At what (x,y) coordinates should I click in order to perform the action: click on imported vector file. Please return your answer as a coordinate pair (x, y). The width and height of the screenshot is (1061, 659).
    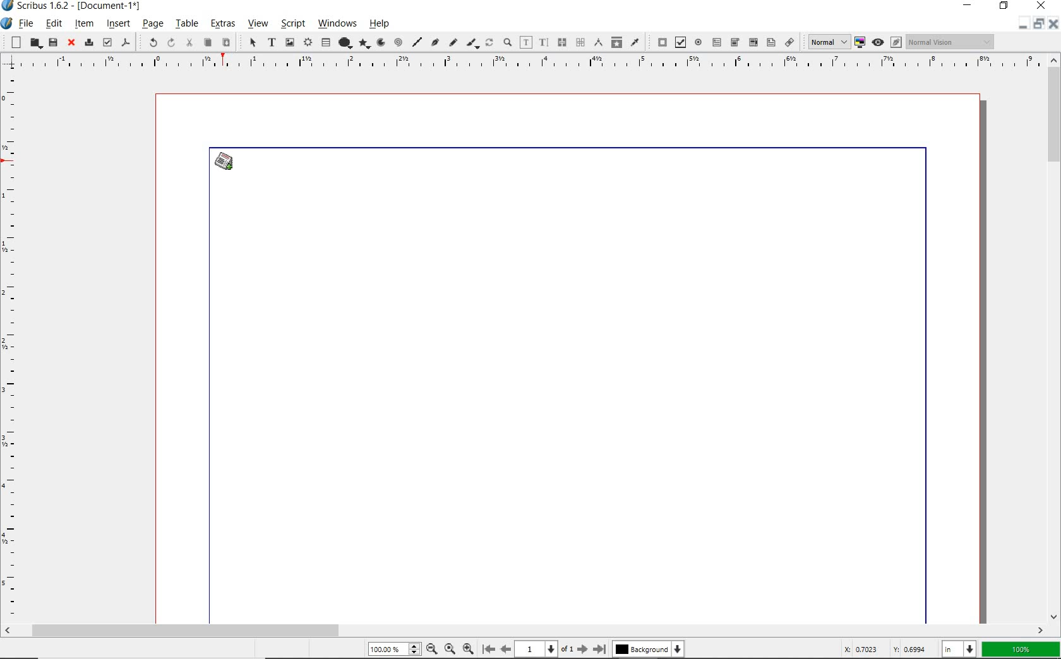
    Looking at the image, I should click on (228, 162).